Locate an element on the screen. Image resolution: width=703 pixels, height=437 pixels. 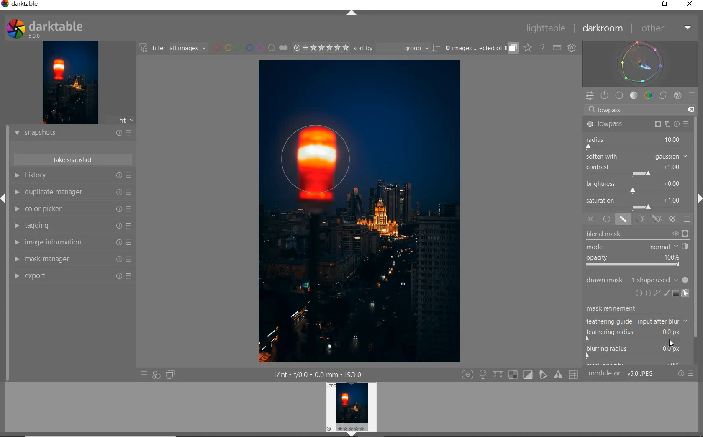
EFFECT is located at coordinates (677, 95).